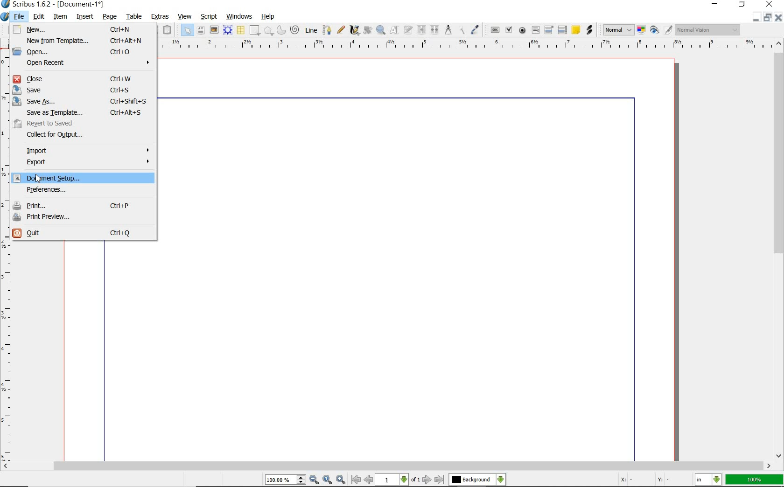 The width and height of the screenshot is (784, 487). Describe the element at coordinates (39, 16) in the screenshot. I see `edit` at that location.